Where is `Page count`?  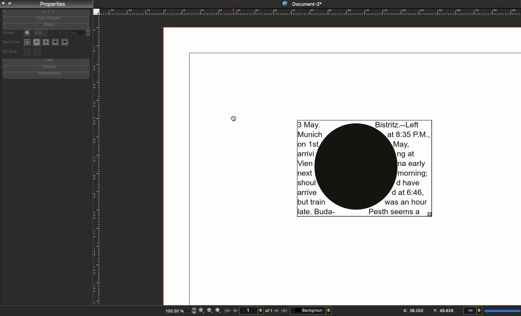 Page count is located at coordinates (257, 310).